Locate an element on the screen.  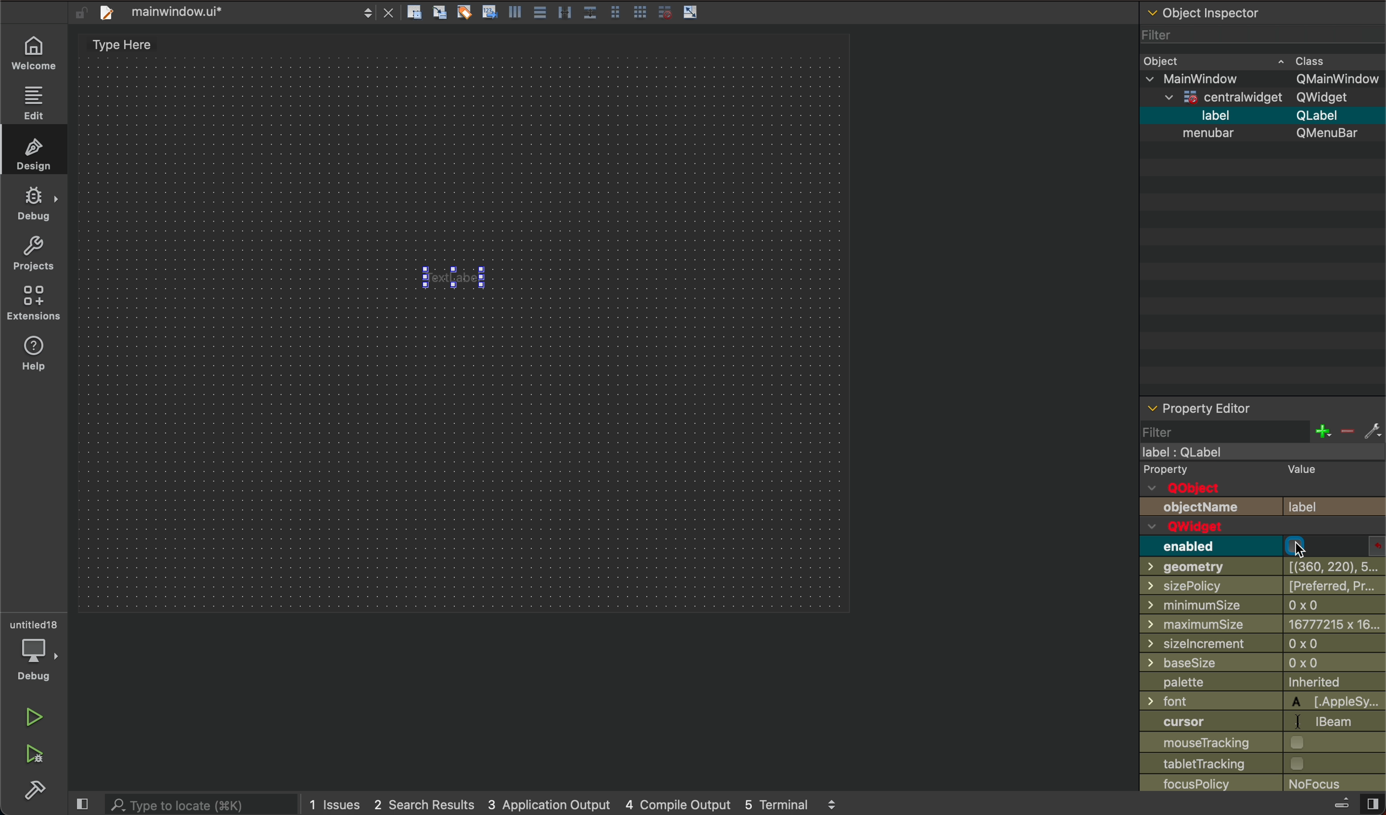
objectName  is located at coordinates (1207, 508).